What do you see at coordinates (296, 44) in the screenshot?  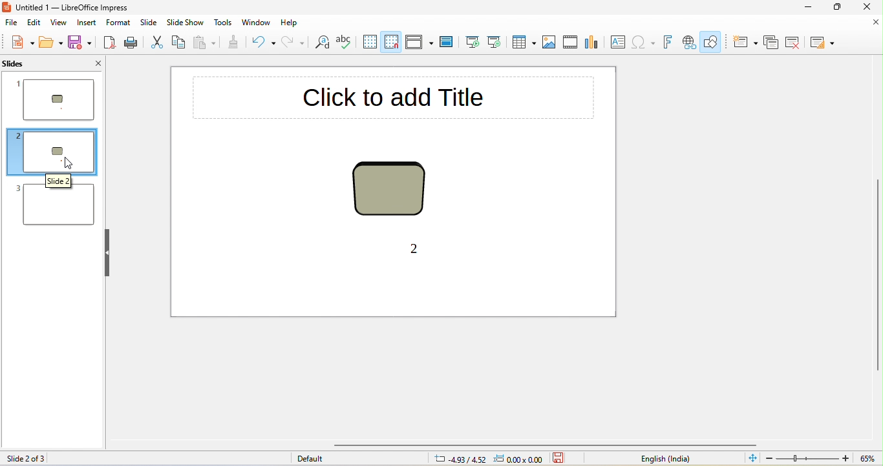 I see `redo` at bounding box center [296, 44].